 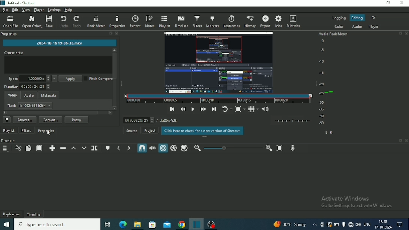 What do you see at coordinates (367, 224) in the screenshot?
I see `Language` at bounding box center [367, 224].